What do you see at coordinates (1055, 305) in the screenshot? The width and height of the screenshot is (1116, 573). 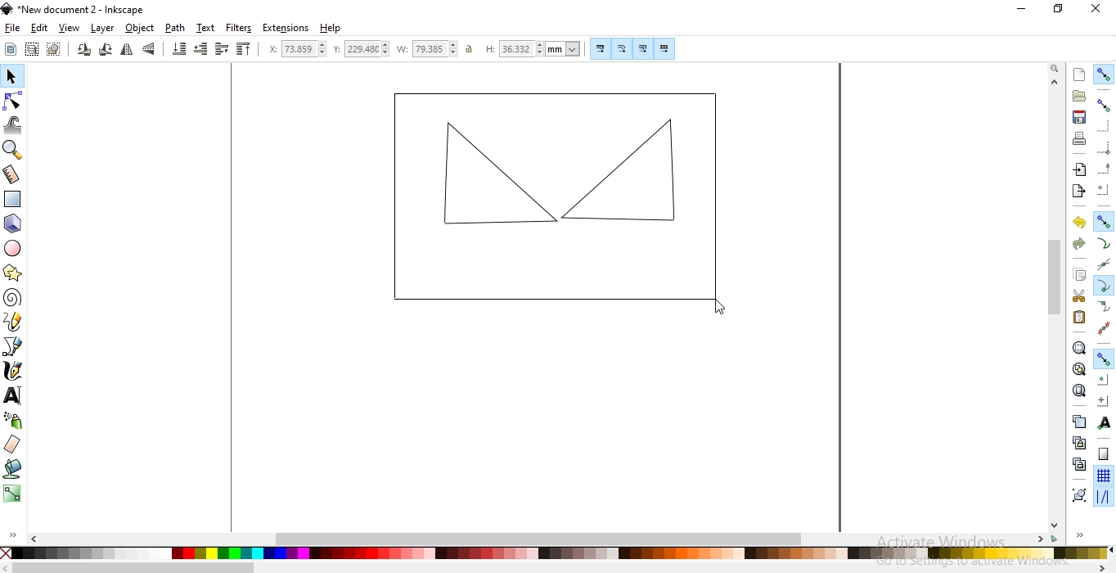 I see `scrollbar` at bounding box center [1055, 305].